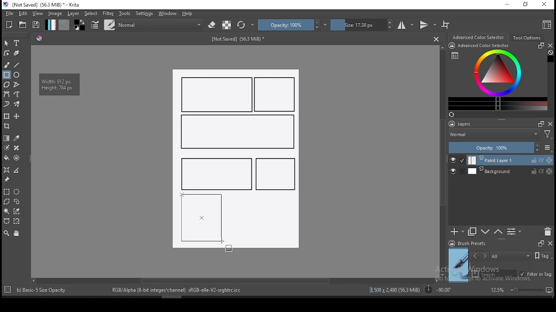  Describe the element at coordinates (16, 221) in the screenshot. I see `magnetic curve selection tool` at that location.